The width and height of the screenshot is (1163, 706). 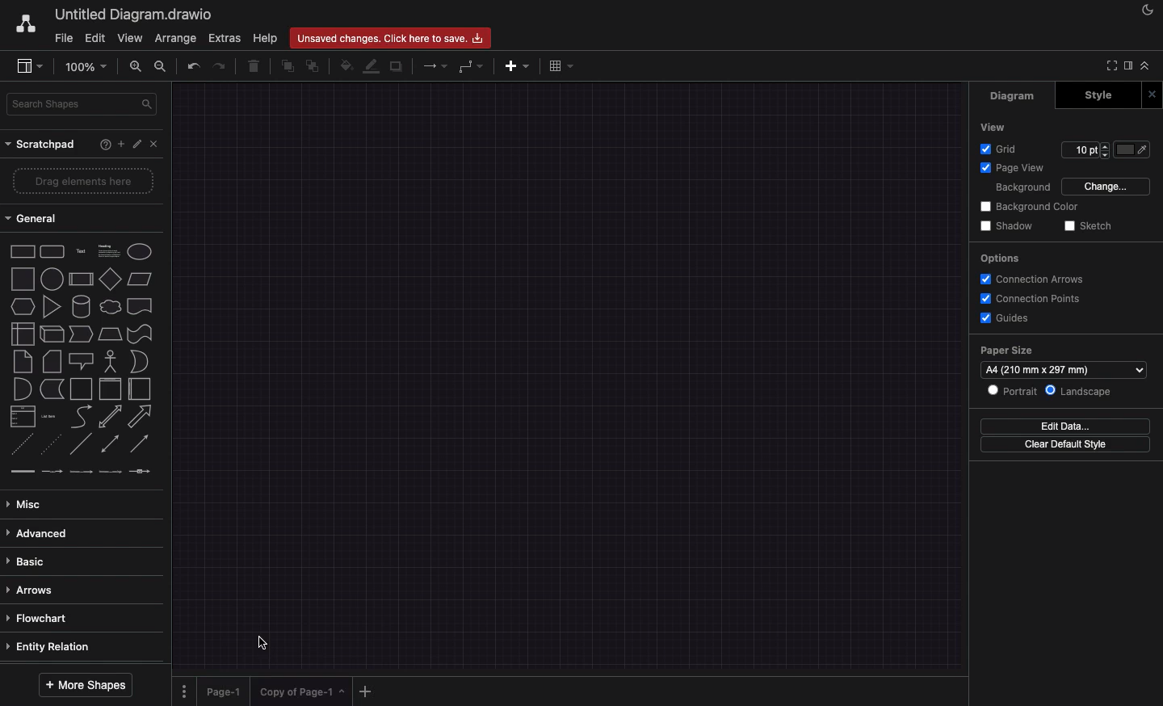 What do you see at coordinates (1065, 427) in the screenshot?
I see `edit data` at bounding box center [1065, 427].